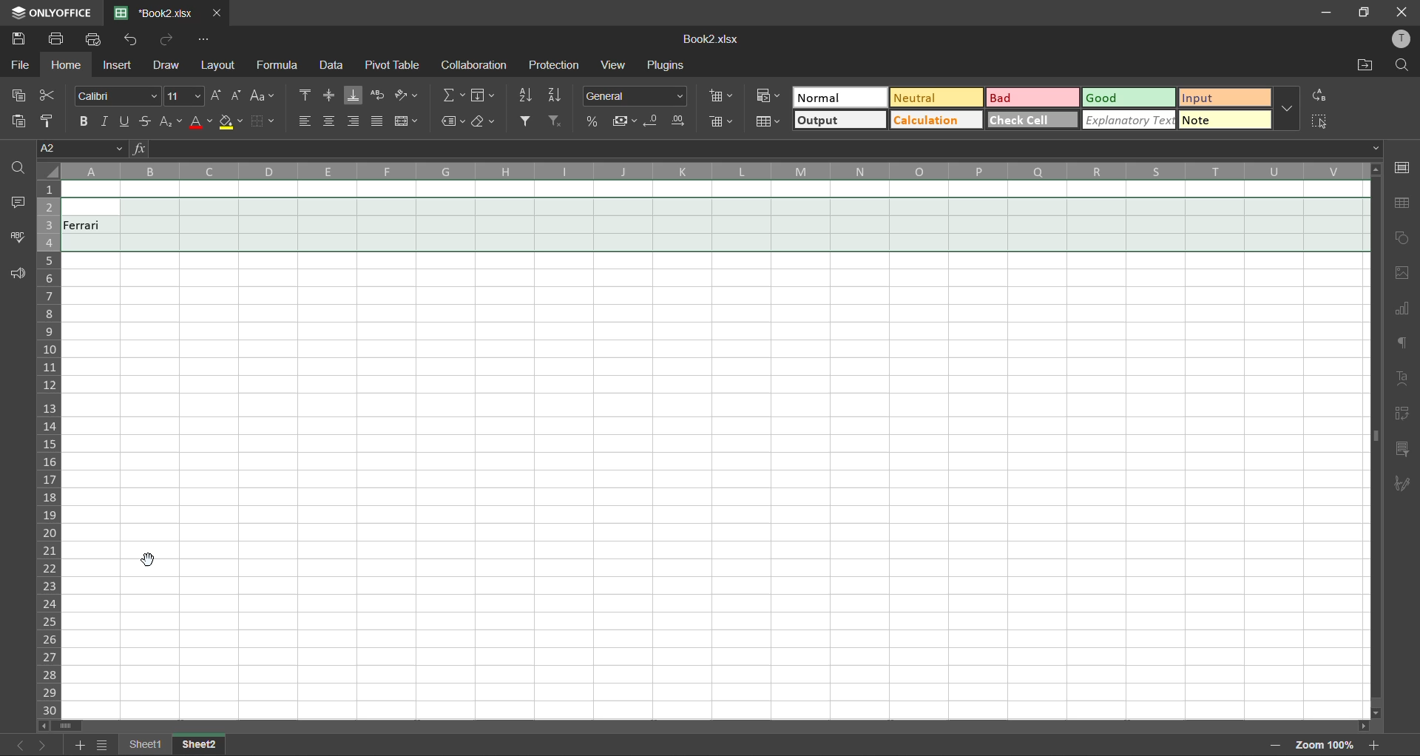  What do you see at coordinates (1325, 745) in the screenshot?
I see `zoom factor` at bounding box center [1325, 745].